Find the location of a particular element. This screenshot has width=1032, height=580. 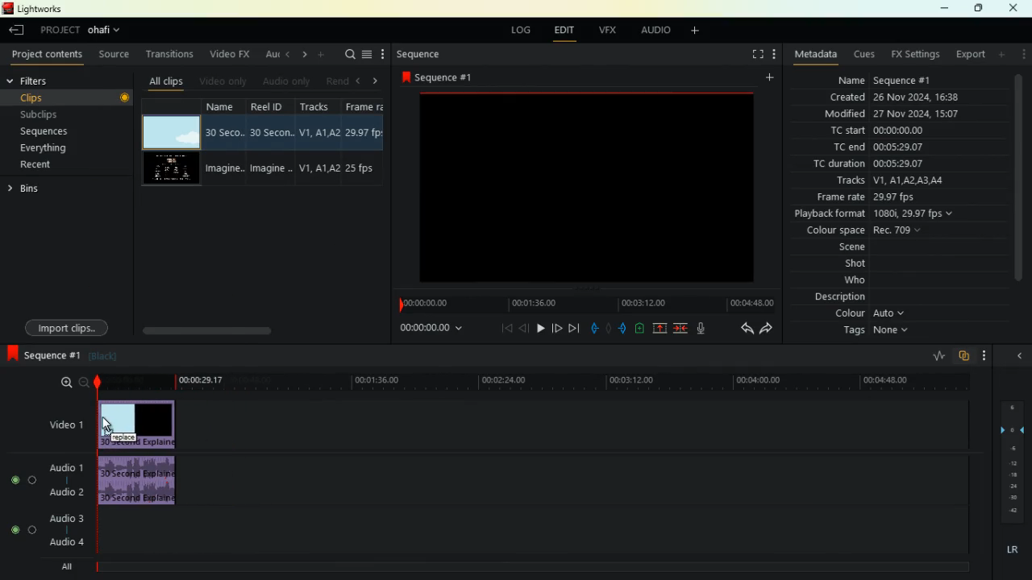

pull is located at coordinates (593, 329).